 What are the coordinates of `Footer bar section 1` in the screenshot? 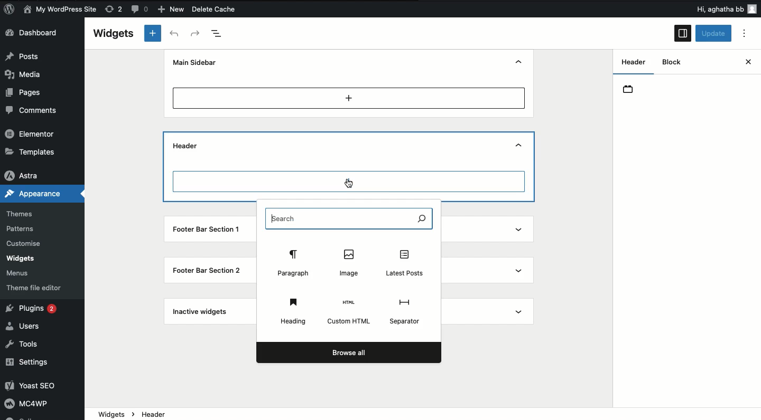 It's located at (208, 230).